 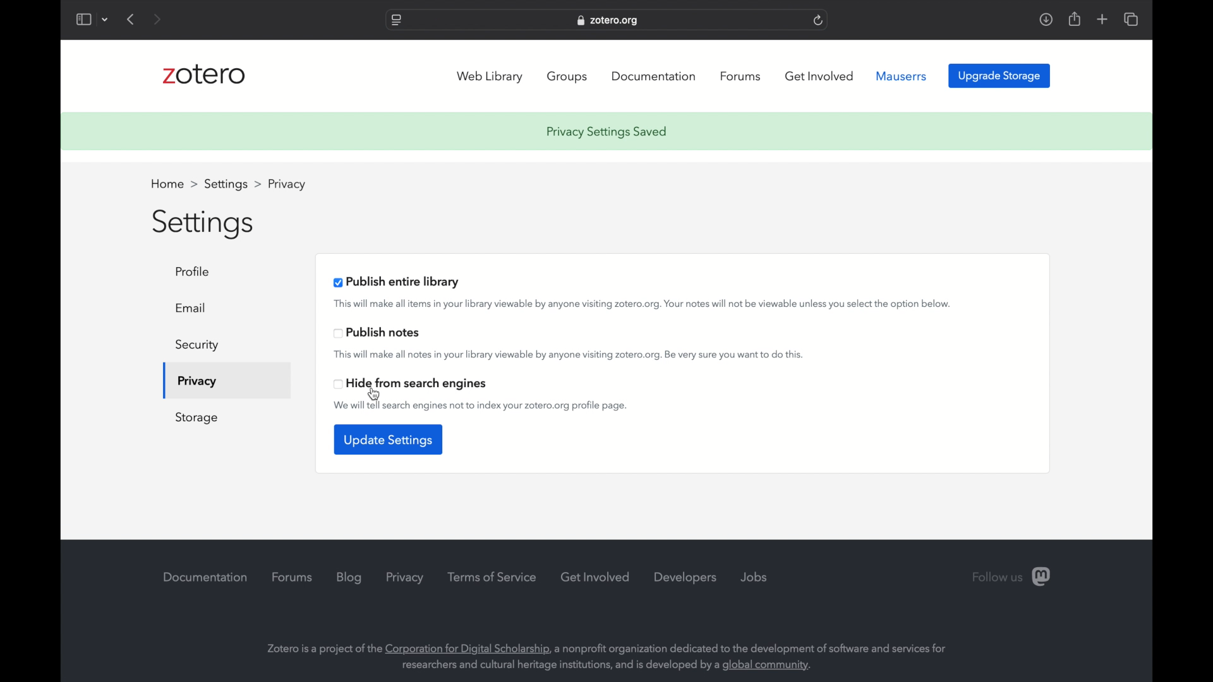 What do you see at coordinates (196, 417) in the screenshot?
I see `storage` at bounding box center [196, 417].